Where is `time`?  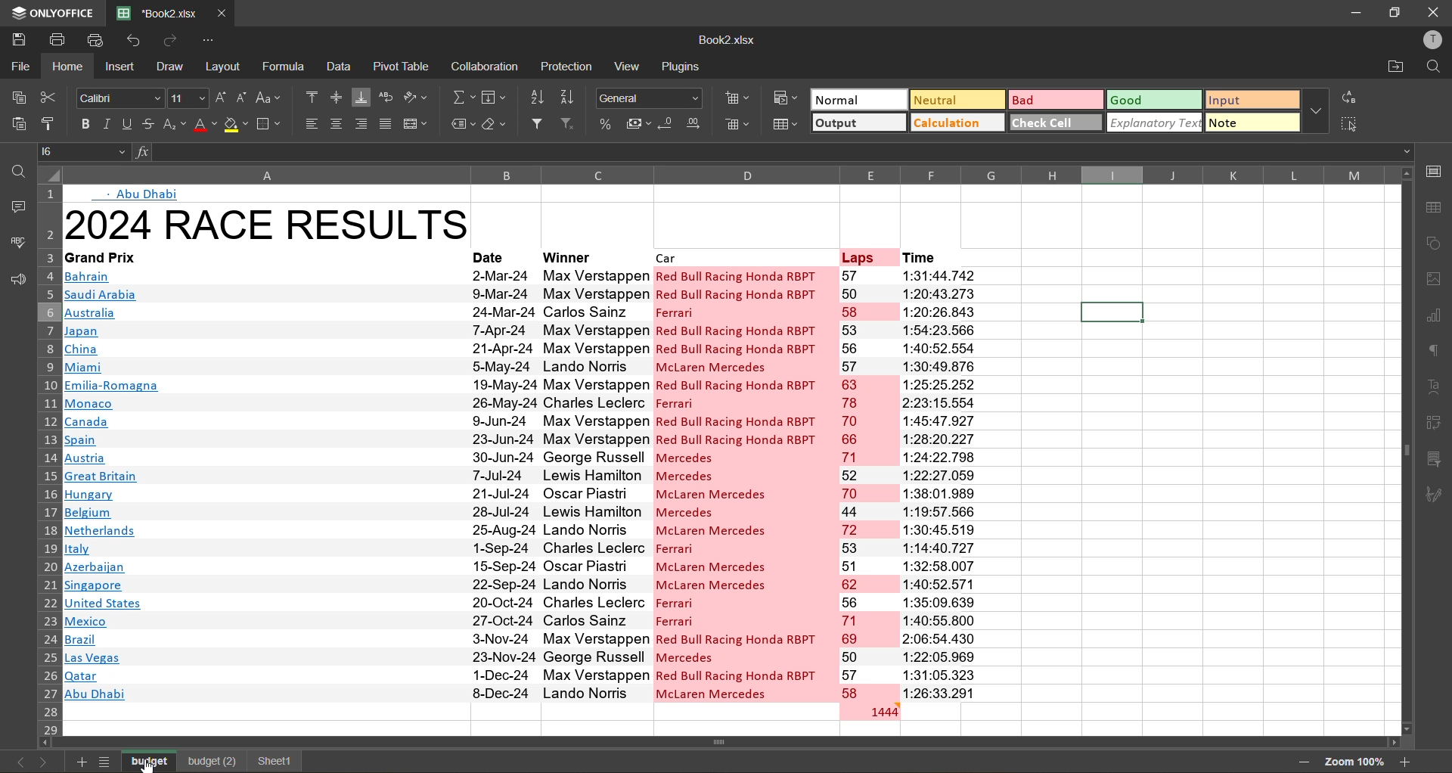 time is located at coordinates (939, 256).